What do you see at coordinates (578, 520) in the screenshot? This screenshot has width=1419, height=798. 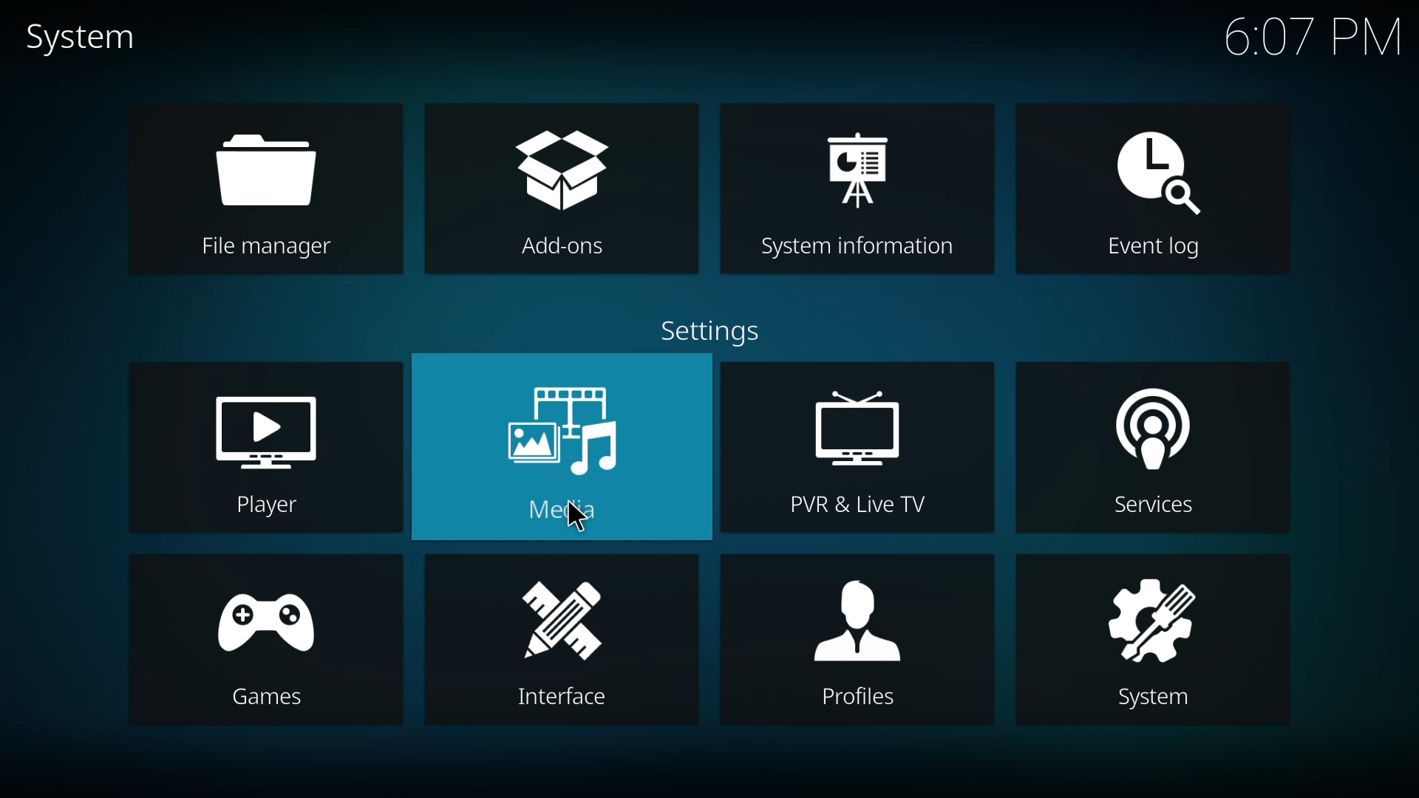 I see `cursor` at bounding box center [578, 520].